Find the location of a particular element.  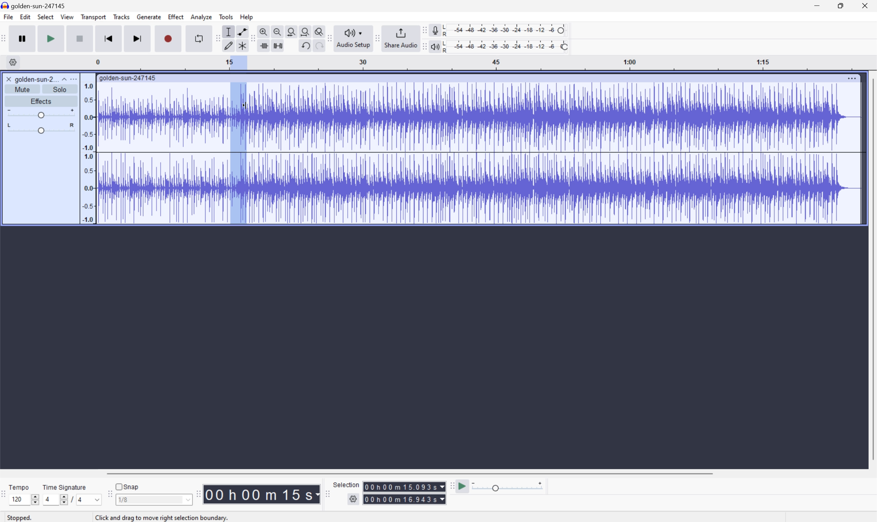

Record Meter  is located at coordinates (435, 29).